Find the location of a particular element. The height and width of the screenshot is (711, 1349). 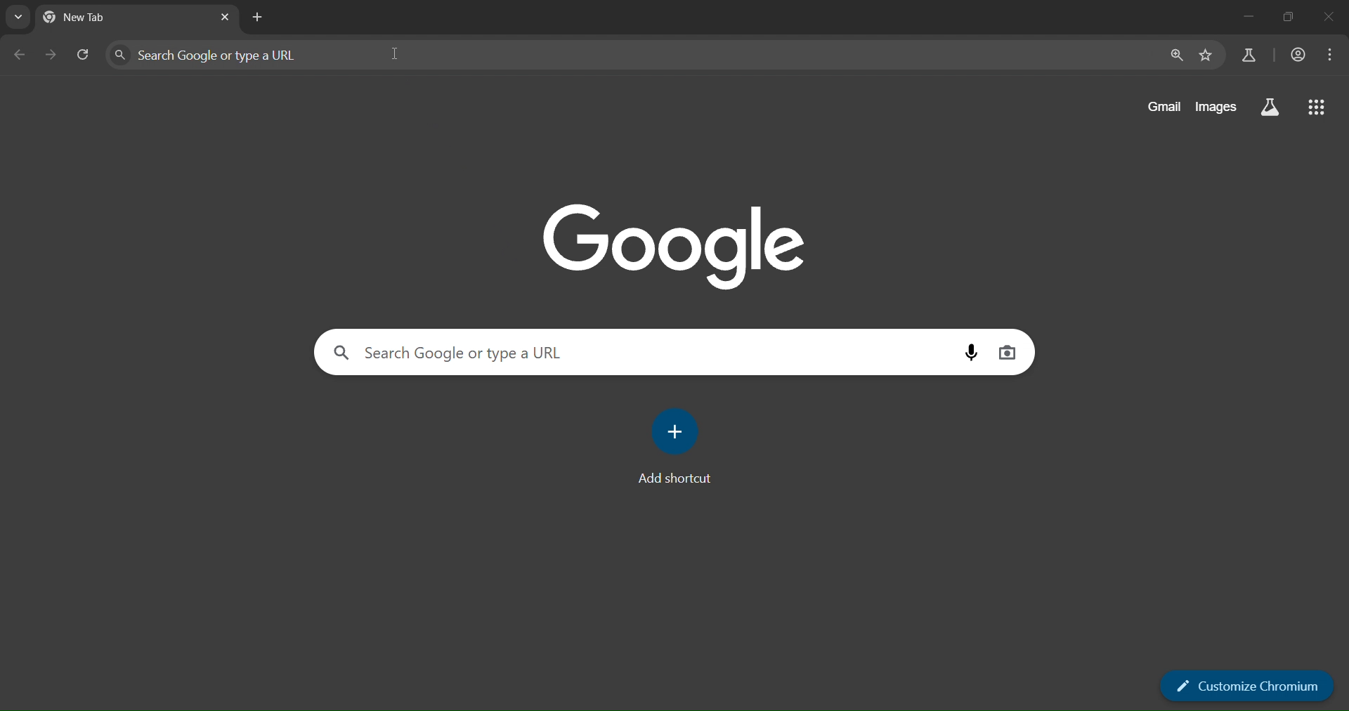

go back one page is located at coordinates (18, 54).